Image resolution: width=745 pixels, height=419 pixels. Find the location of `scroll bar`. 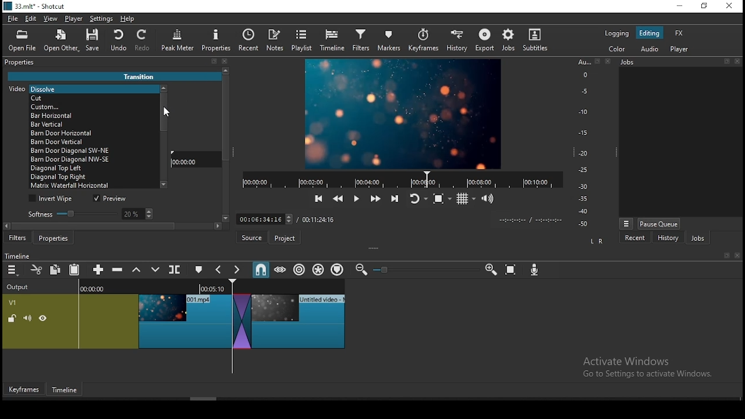

scroll bar is located at coordinates (226, 148).